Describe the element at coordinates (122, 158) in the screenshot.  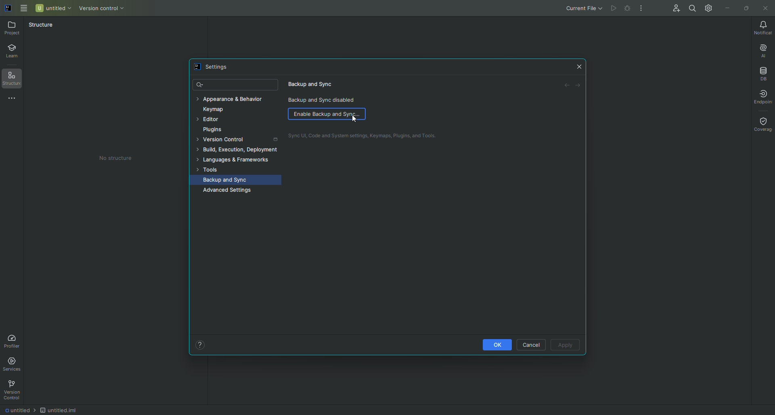
I see `No structure` at that location.